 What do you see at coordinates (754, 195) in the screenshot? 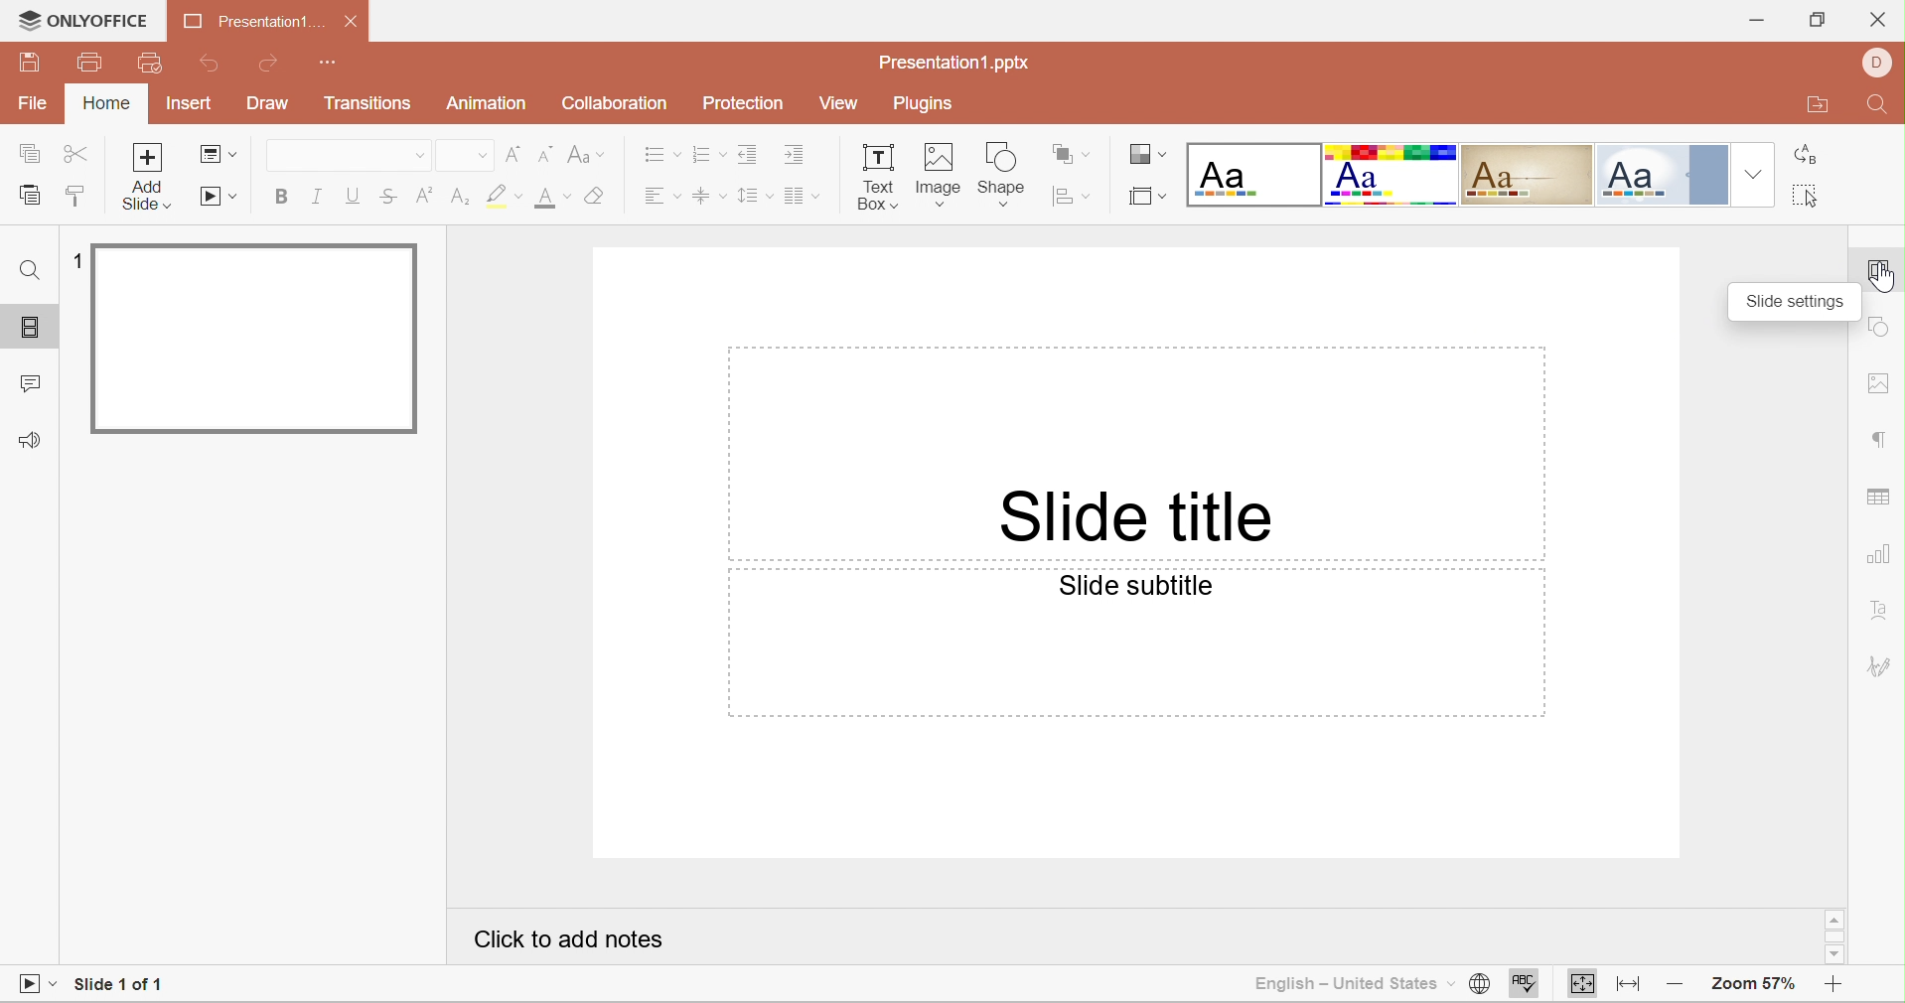
I see `Line spacing` at bounding box center [754, 195].